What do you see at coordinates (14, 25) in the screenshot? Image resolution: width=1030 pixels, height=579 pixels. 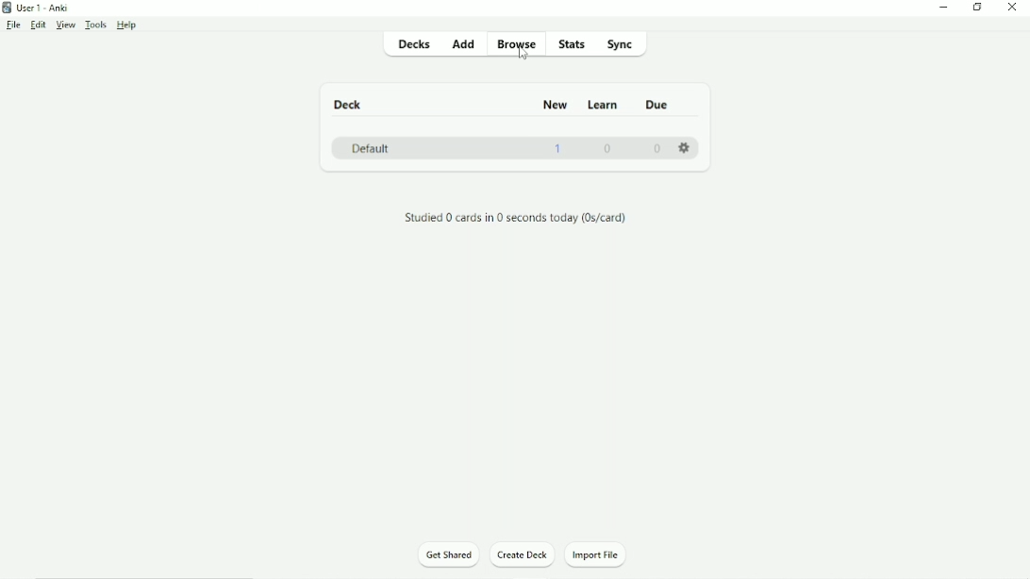 I see `File` at bounding box center [14, 25].